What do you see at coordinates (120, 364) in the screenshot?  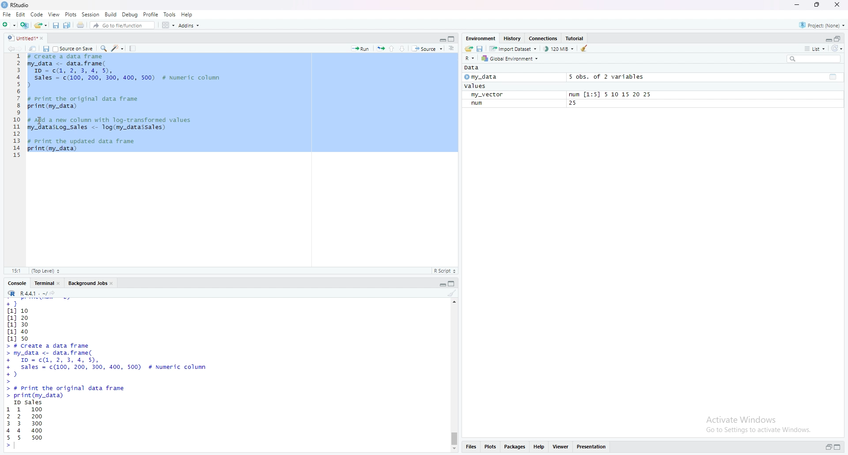 I see `sales & id data frame` at bounding box center [120, 364].